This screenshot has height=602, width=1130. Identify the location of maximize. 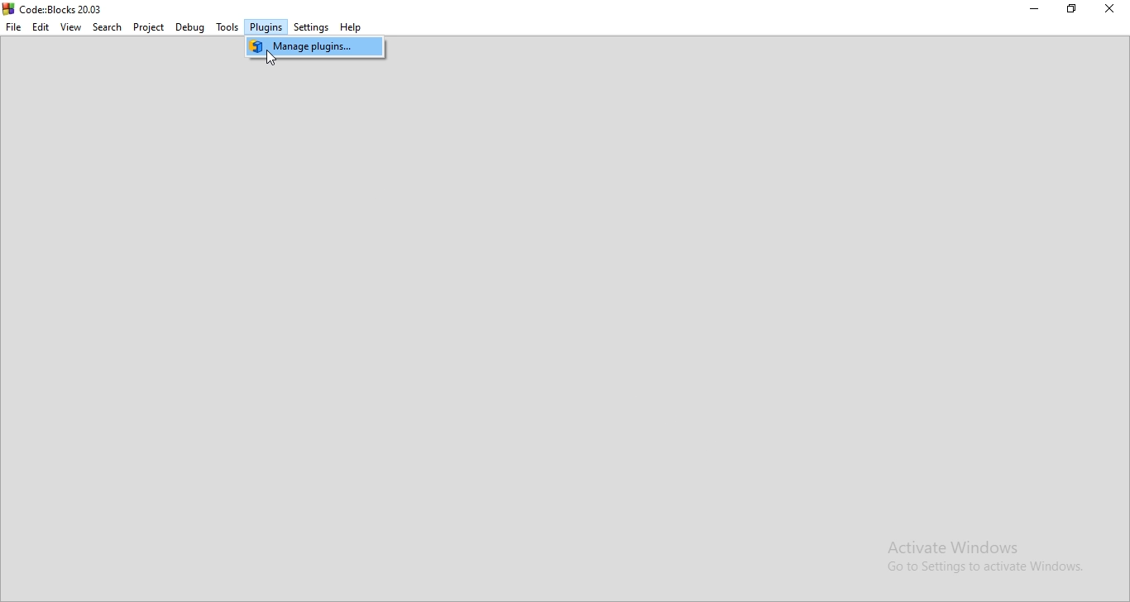
(1071, 8).